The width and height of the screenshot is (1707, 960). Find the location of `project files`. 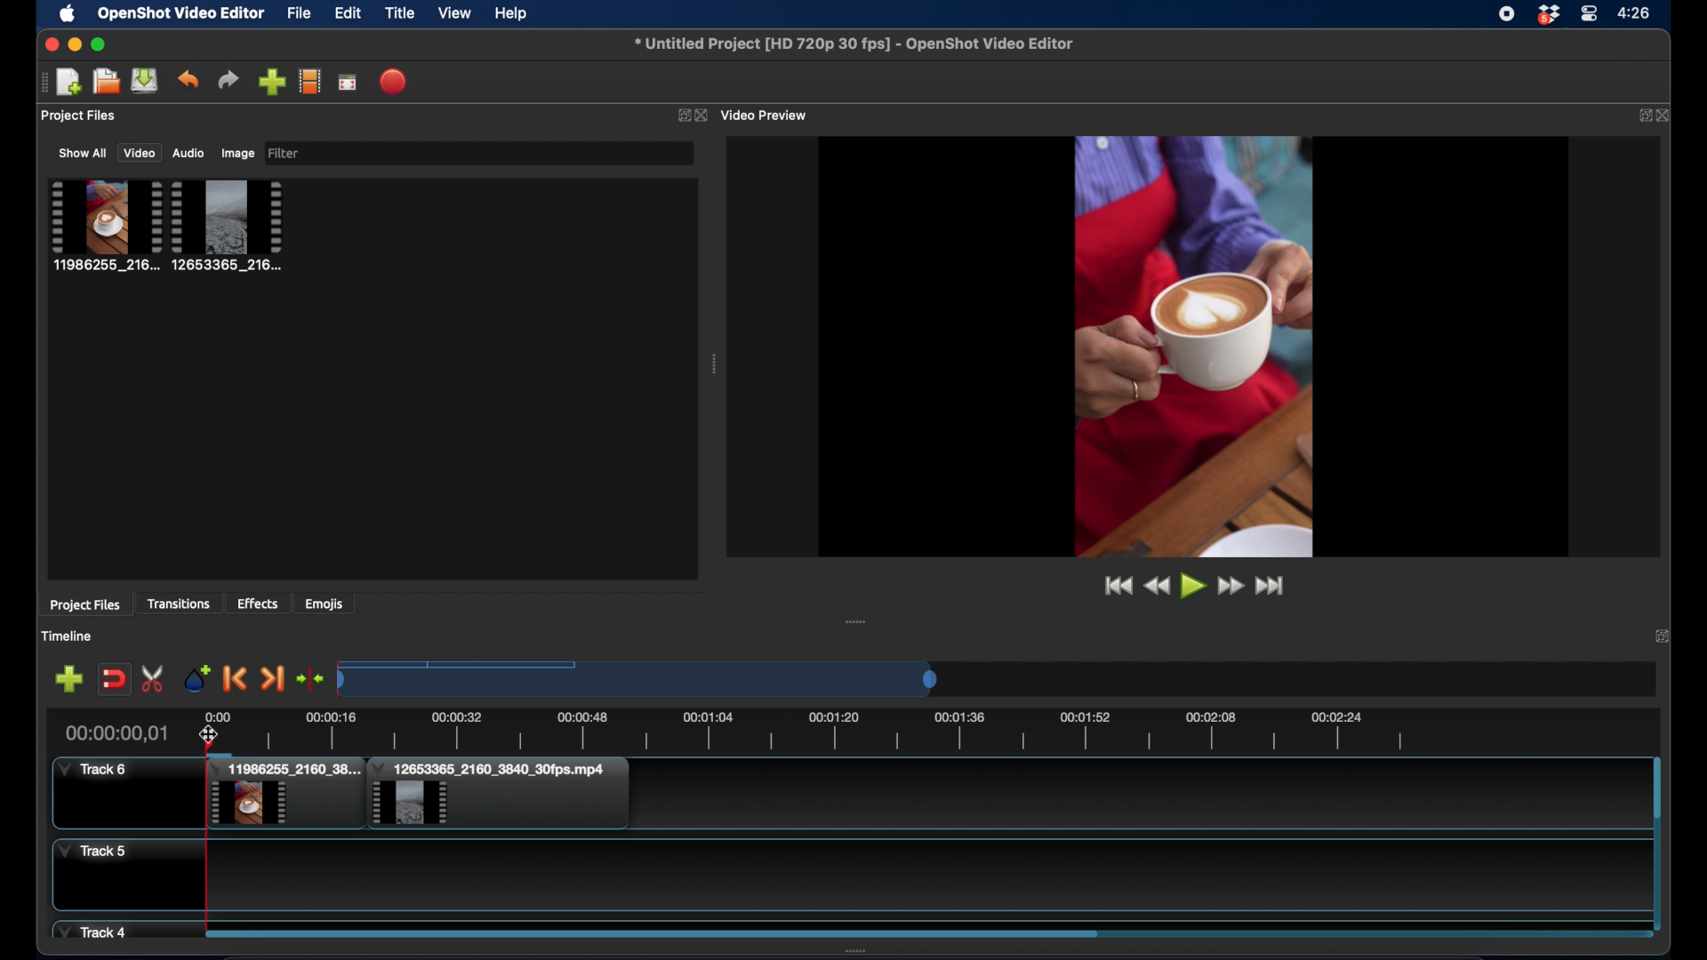

project files is located at coordinates (84, 605).